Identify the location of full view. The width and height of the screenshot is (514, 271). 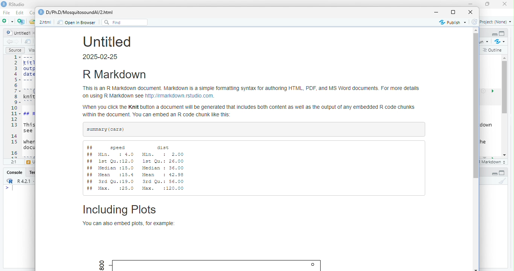
(502, 33).